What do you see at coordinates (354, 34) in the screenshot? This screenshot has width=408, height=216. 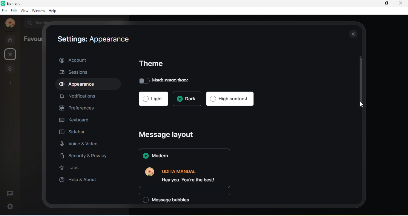 I see `close` at bounding box center [354, 34].